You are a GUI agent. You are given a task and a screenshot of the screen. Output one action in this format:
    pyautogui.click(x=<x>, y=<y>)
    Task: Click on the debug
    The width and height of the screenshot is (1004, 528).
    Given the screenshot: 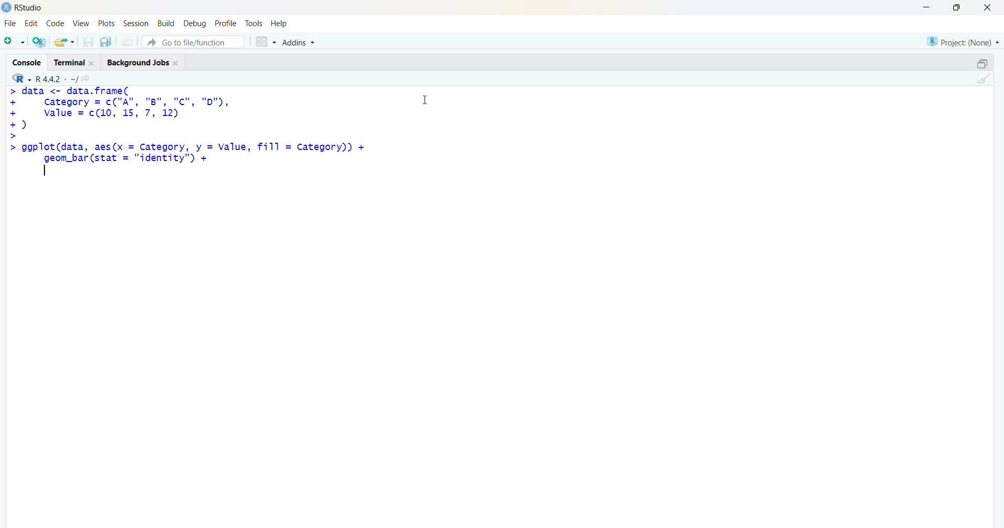 What is the action you would take?
    pyautogui.click(x=195, y=23)
    